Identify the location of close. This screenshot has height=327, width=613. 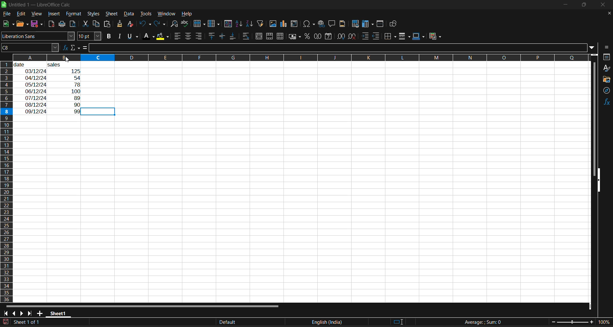
(607, 5).